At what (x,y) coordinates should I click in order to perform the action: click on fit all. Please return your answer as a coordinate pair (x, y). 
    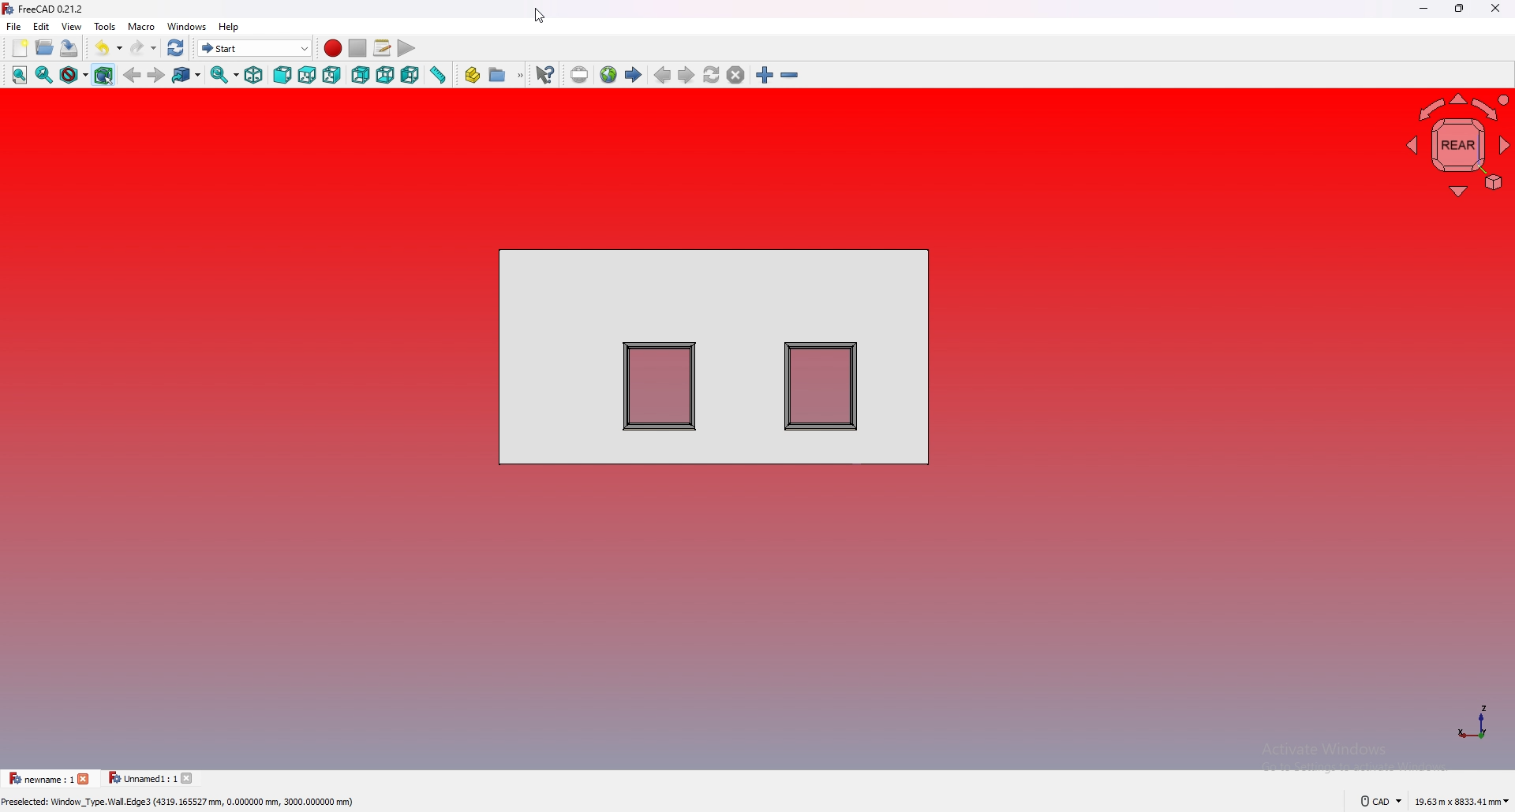
    Looking at the image, I should click on (20, 75).